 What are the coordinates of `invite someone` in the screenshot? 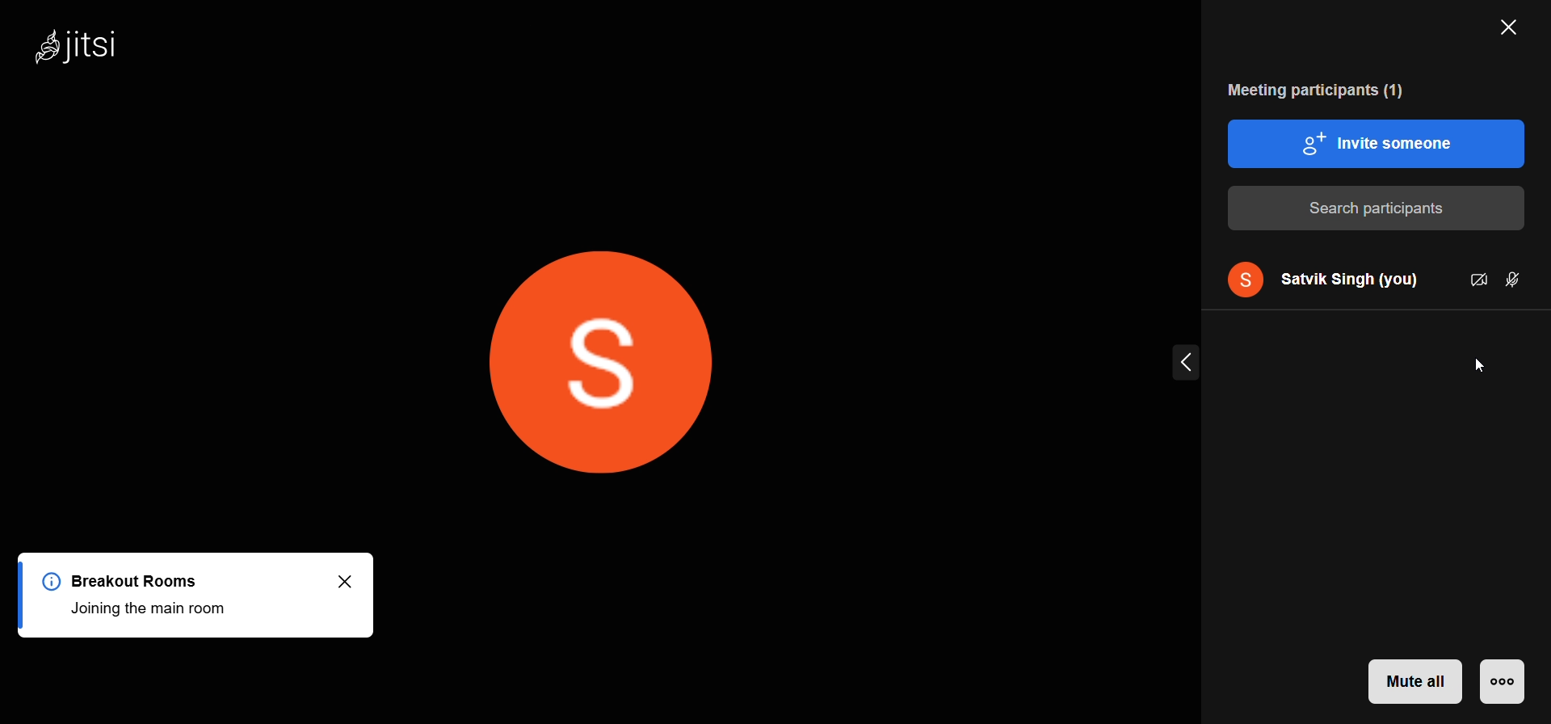 It's located at (1377, 146).